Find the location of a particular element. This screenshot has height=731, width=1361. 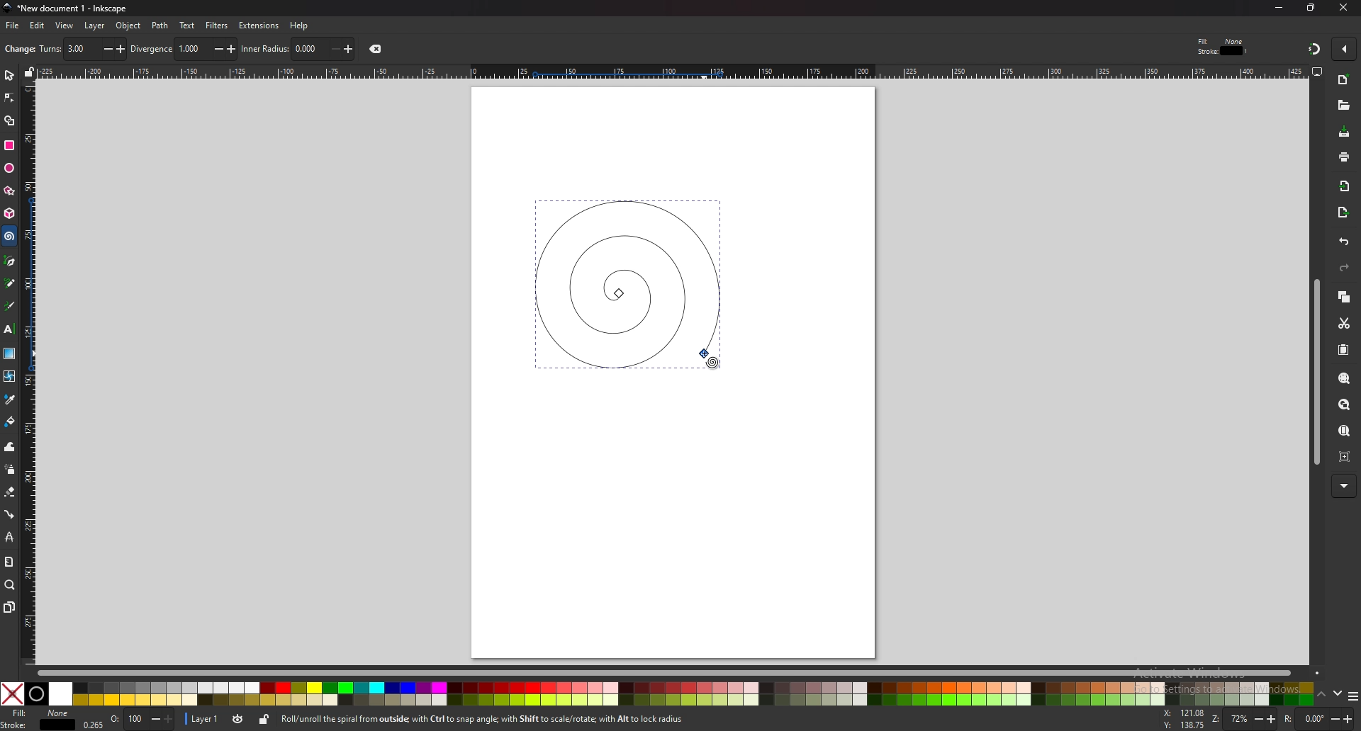

layer is located at coordinates (95, 25).